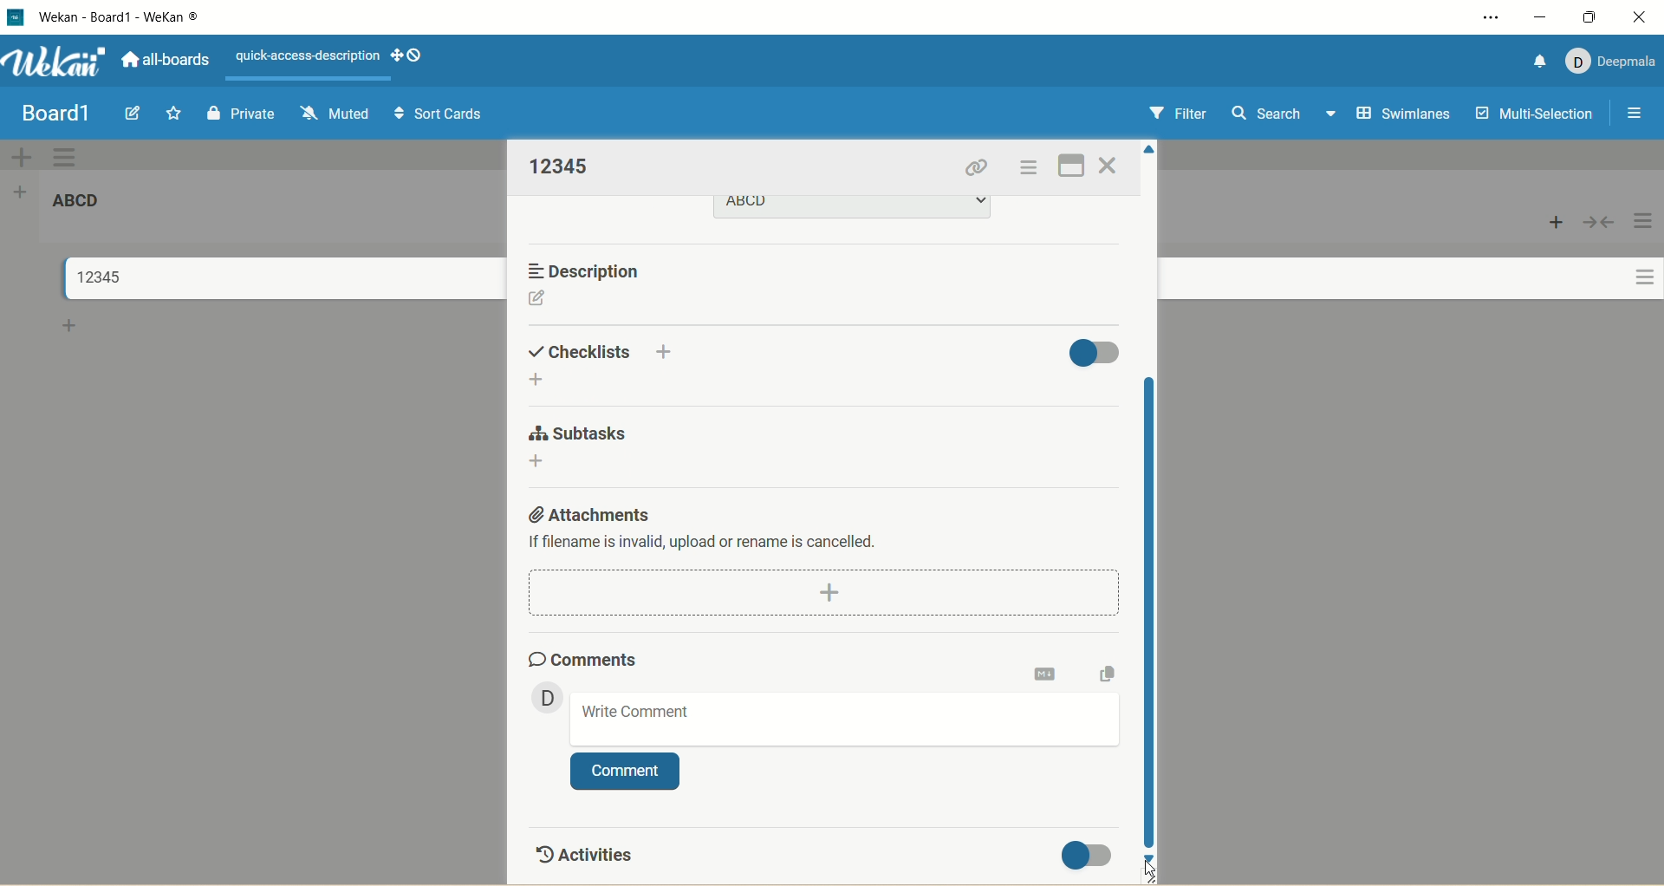  What do you see at coordinates (1406, 115) in the screenshot?
I see `swimlanes` at bounding box center [1406, 115].